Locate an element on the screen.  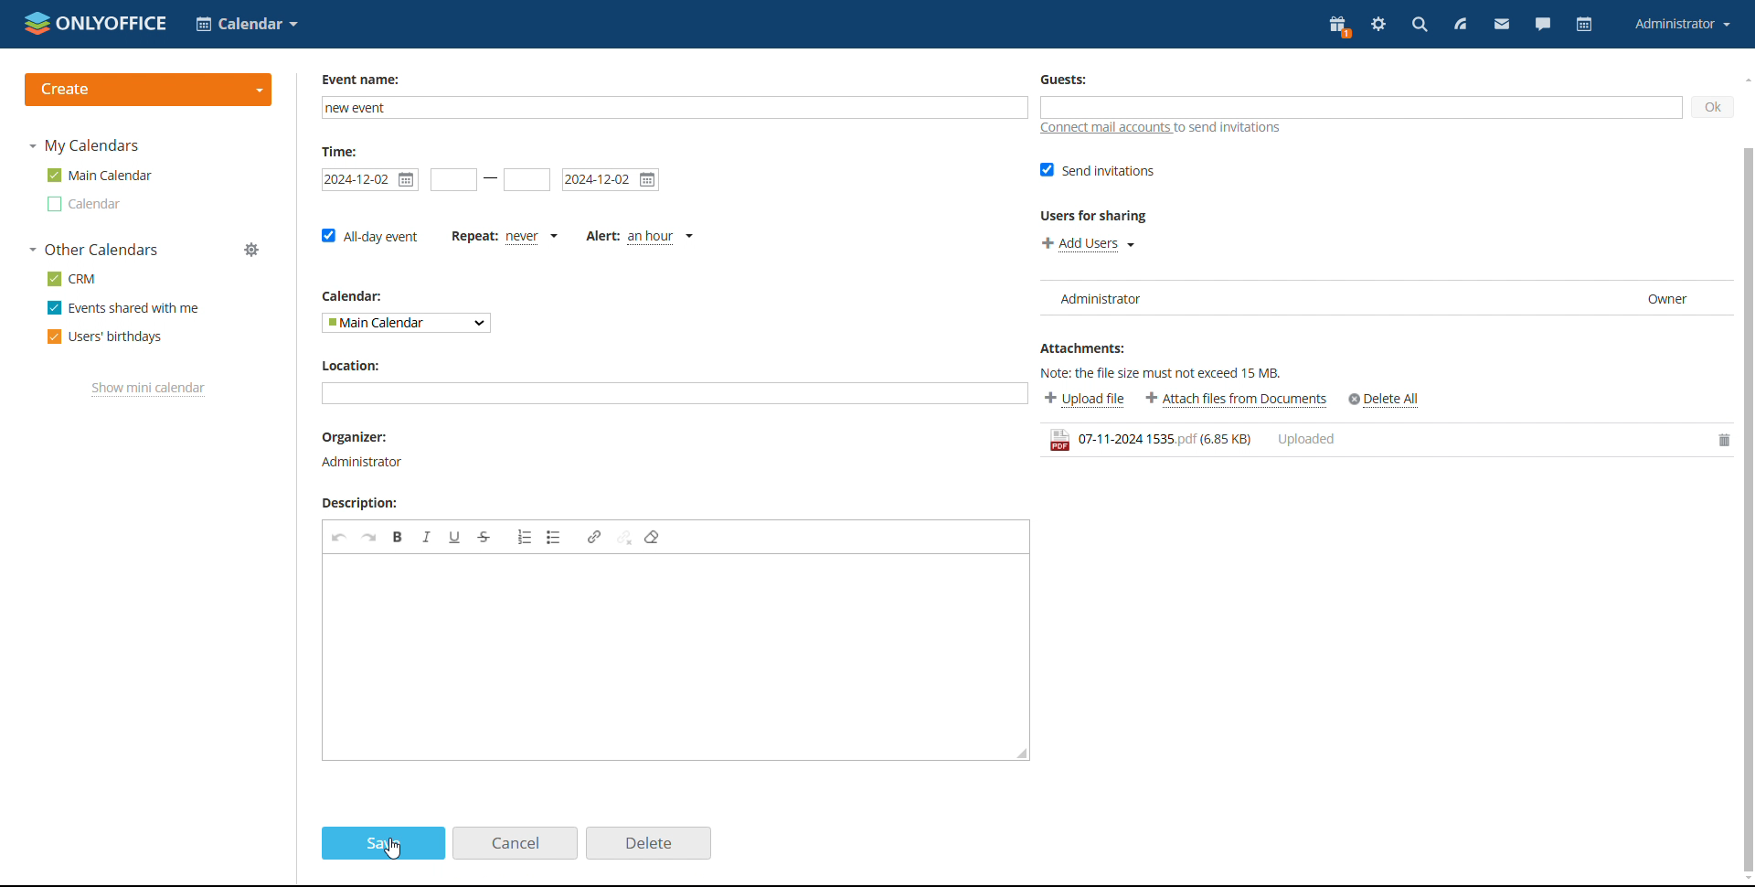
users' birthdays is located at coordinates (103, 337).